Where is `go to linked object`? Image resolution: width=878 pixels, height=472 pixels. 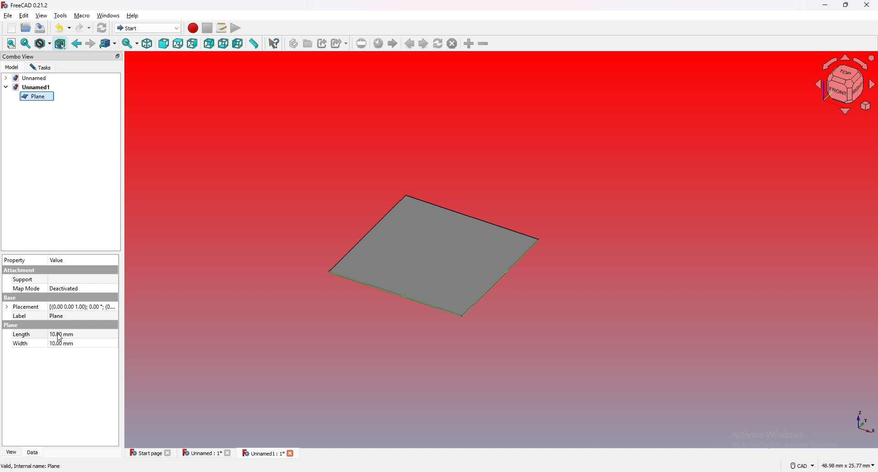
go to linked object is located at coordinates (108, 44).